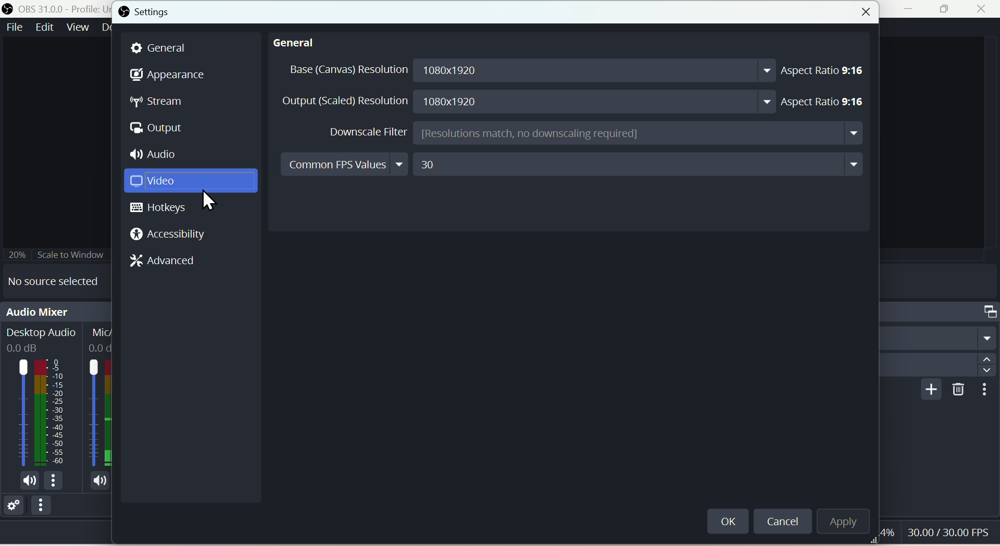 The width and height of the screenshot is (1000, 546). I want to click on Audio mixer, so click(56, 310).